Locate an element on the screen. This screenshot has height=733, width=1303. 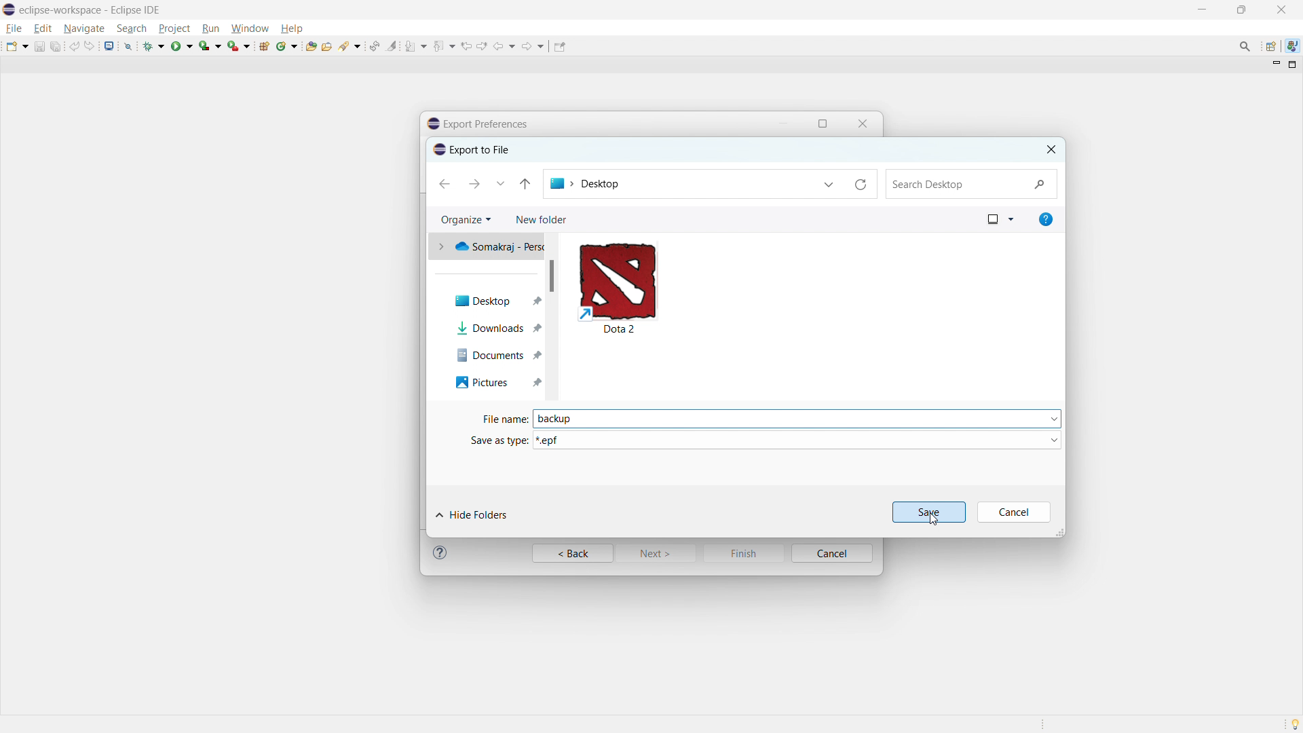
Cancel is located at coordinates (1017, 512).